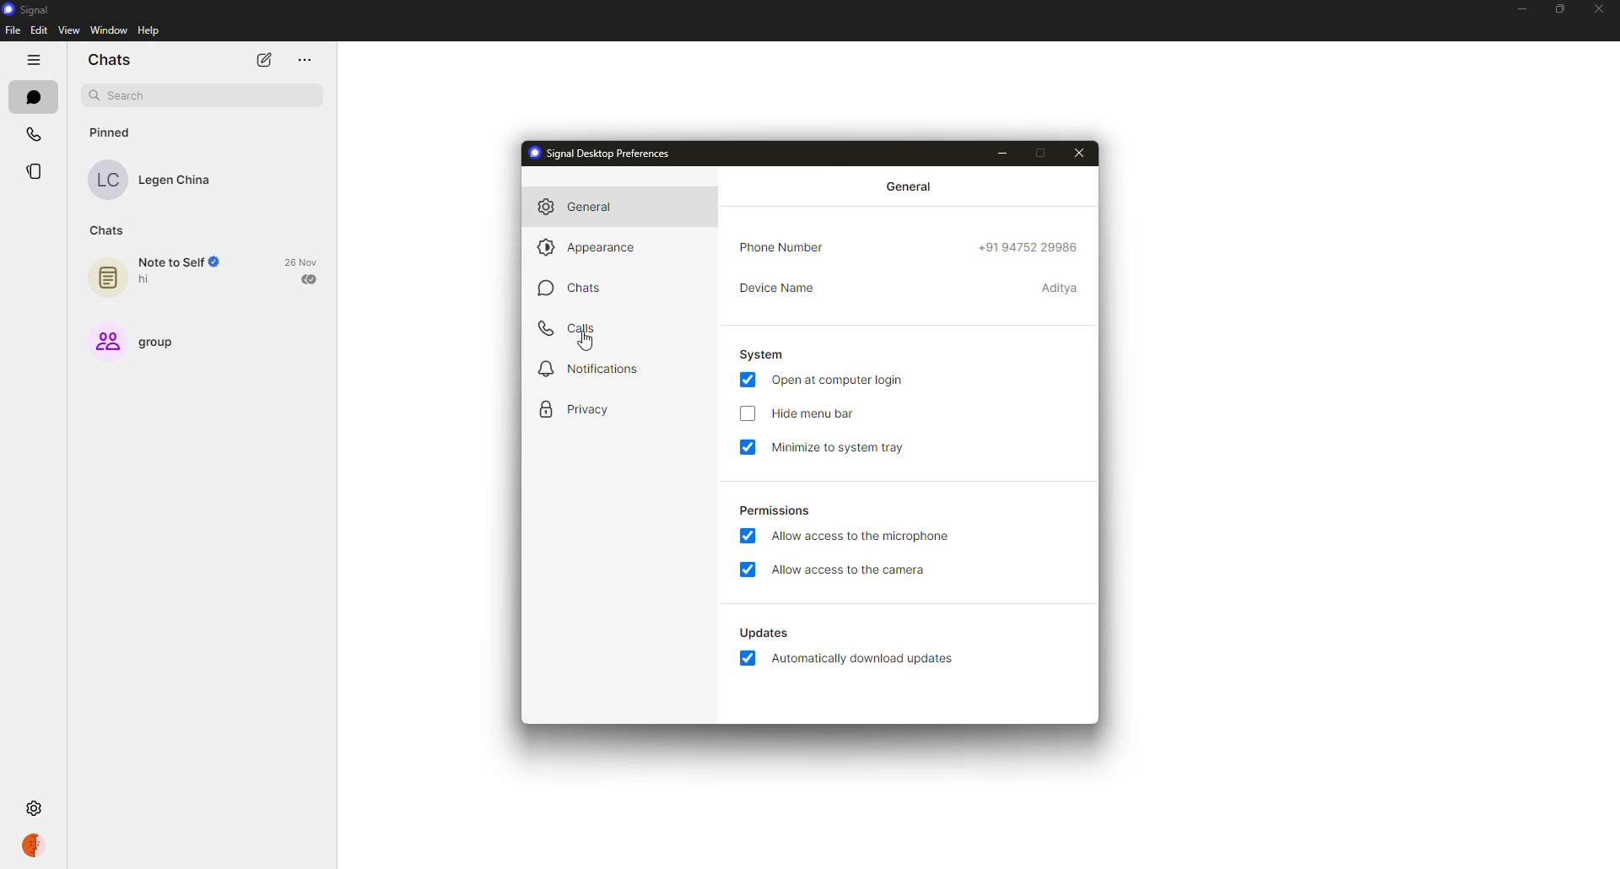 This screenshot has width=1620, height=869. What do you see at coordinates (590, 369) in the screenshot?
I see `notifications` at bounding box center [590, 369].